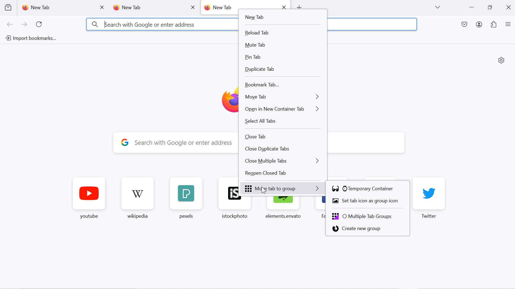 Image resolution: width=515 pixels, height=289 pixels. Describe the element at coordinates (8, 7) in the screenshot. I see `view recent browsing across devices and windows` at that location.